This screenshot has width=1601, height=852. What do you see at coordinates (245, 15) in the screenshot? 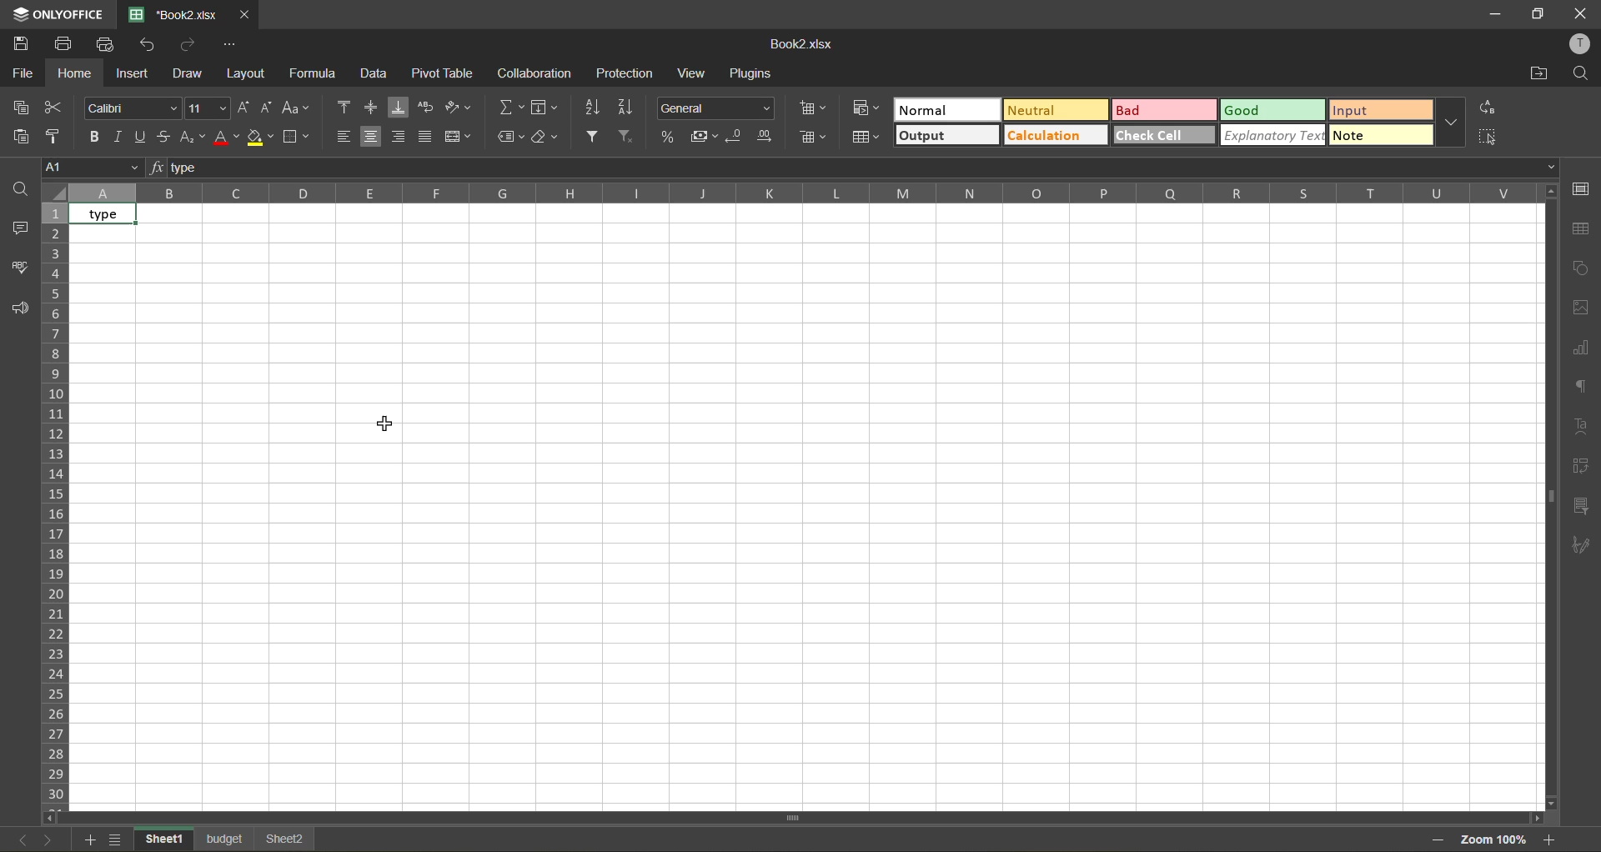
I see `close tab` at bounding box center [245, 15].